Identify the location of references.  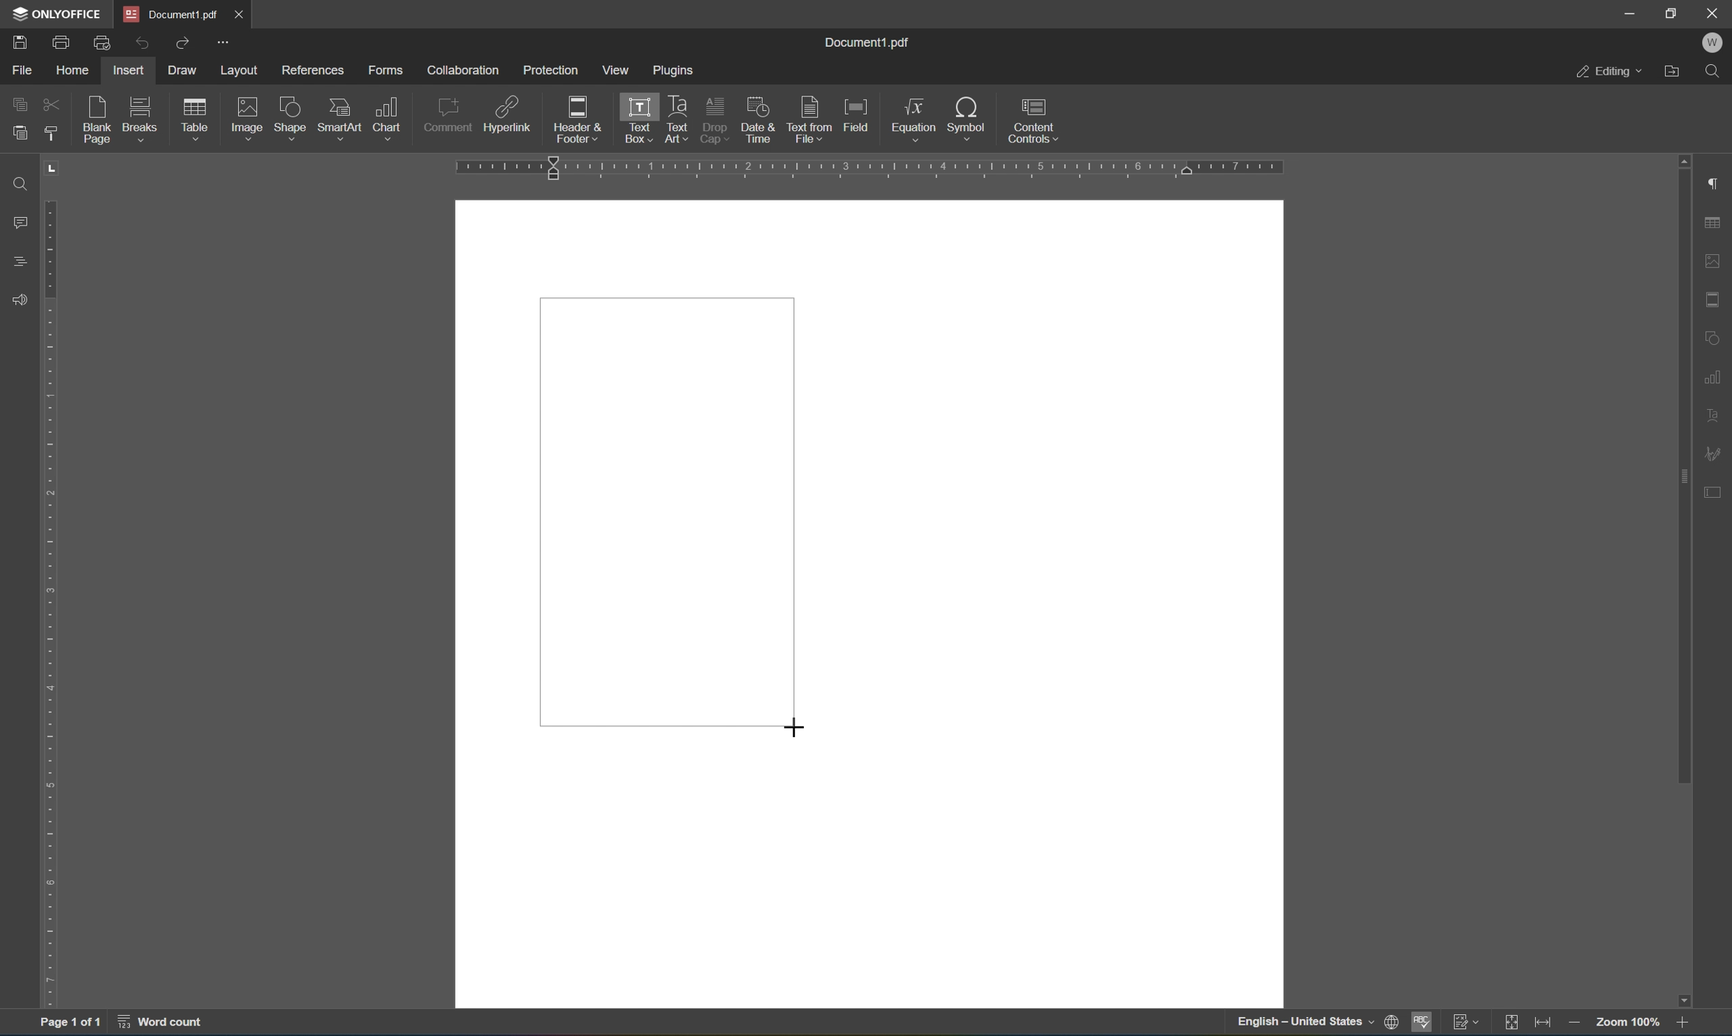
(313, 72).